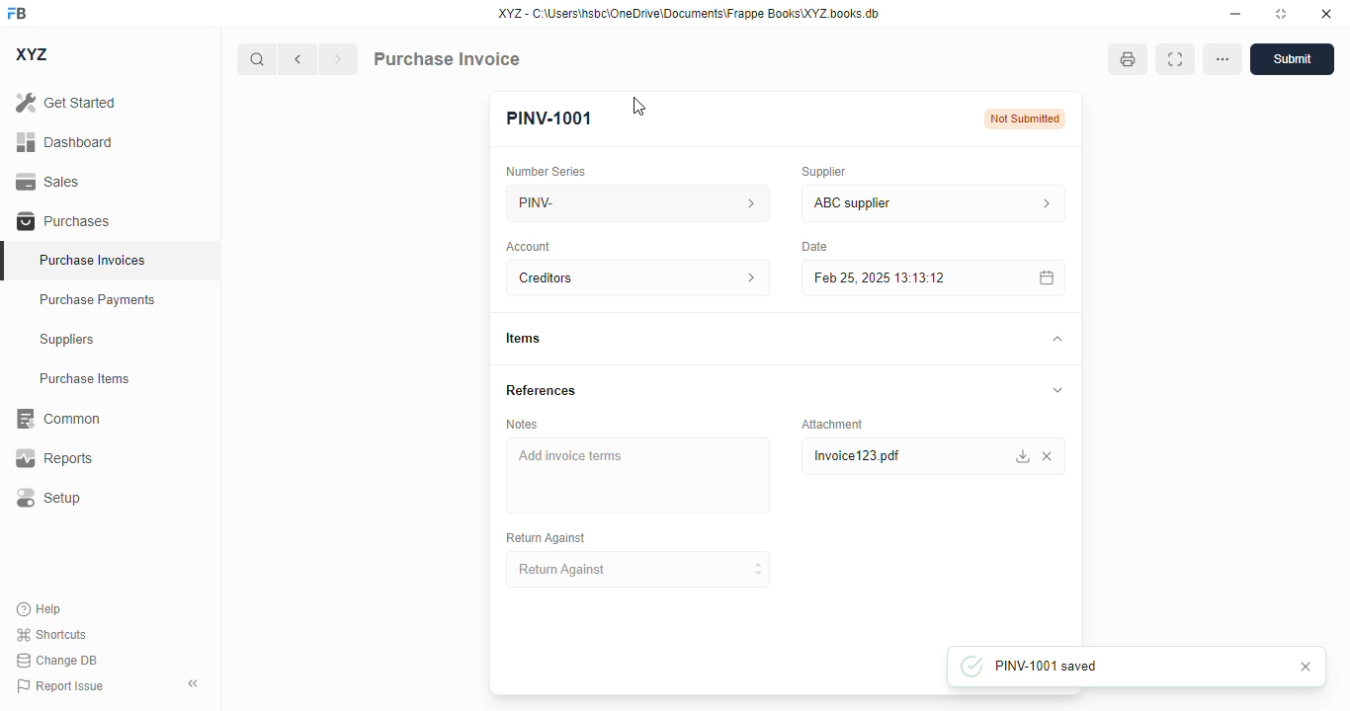 This screenshot has height=711, width=1350. Describe the element at coordinates (819, 171) in the screenshot. I see `supplier` at that location.